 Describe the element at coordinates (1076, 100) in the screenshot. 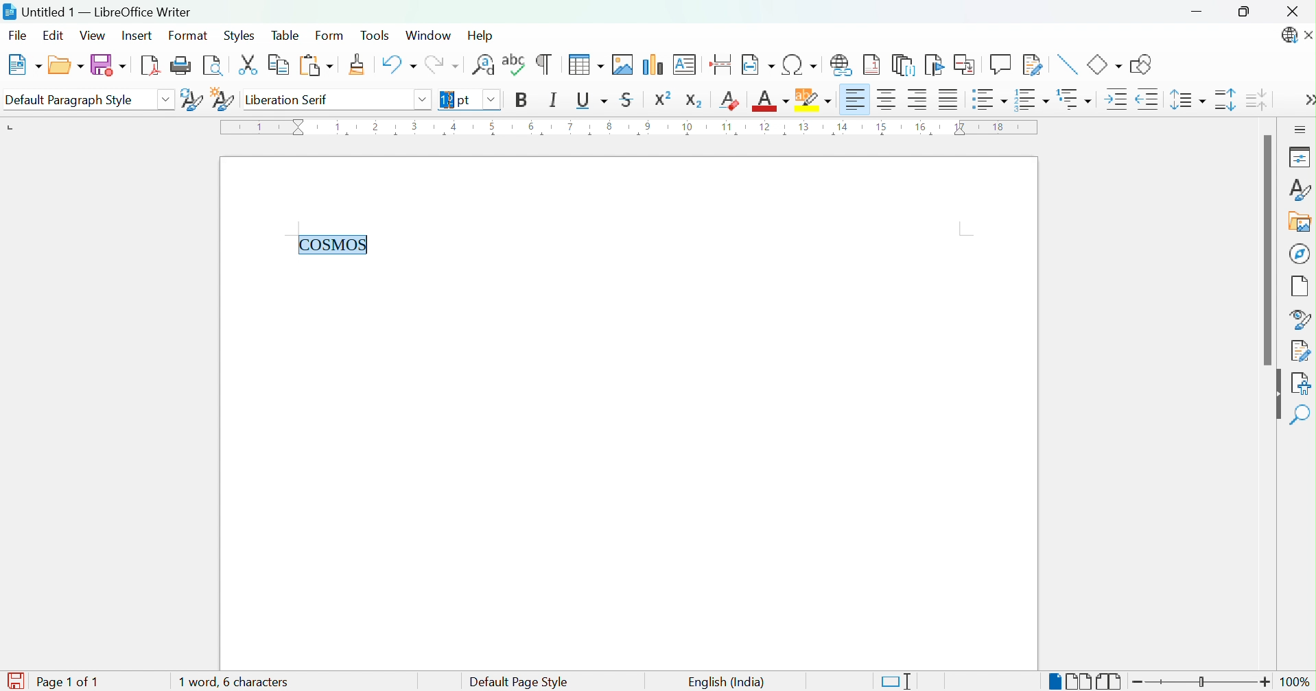

I see `Select outline format` at that location.